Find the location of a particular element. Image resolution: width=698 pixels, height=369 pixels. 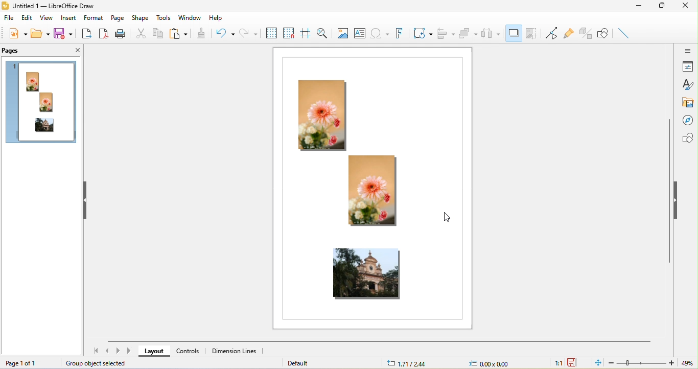

export is located at coordinates (86, 35).